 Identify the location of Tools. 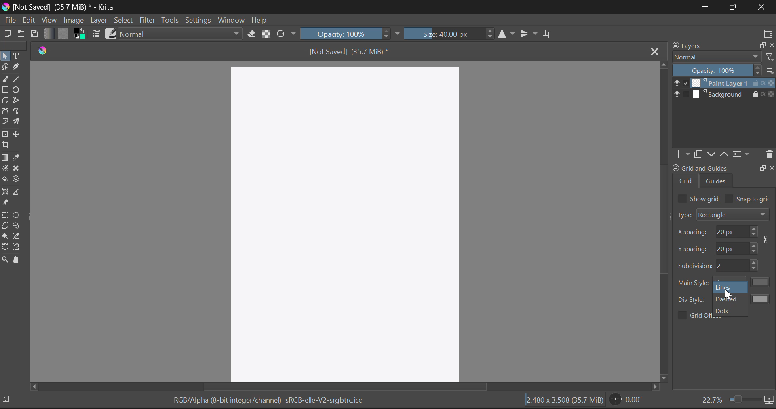
(169, 20).